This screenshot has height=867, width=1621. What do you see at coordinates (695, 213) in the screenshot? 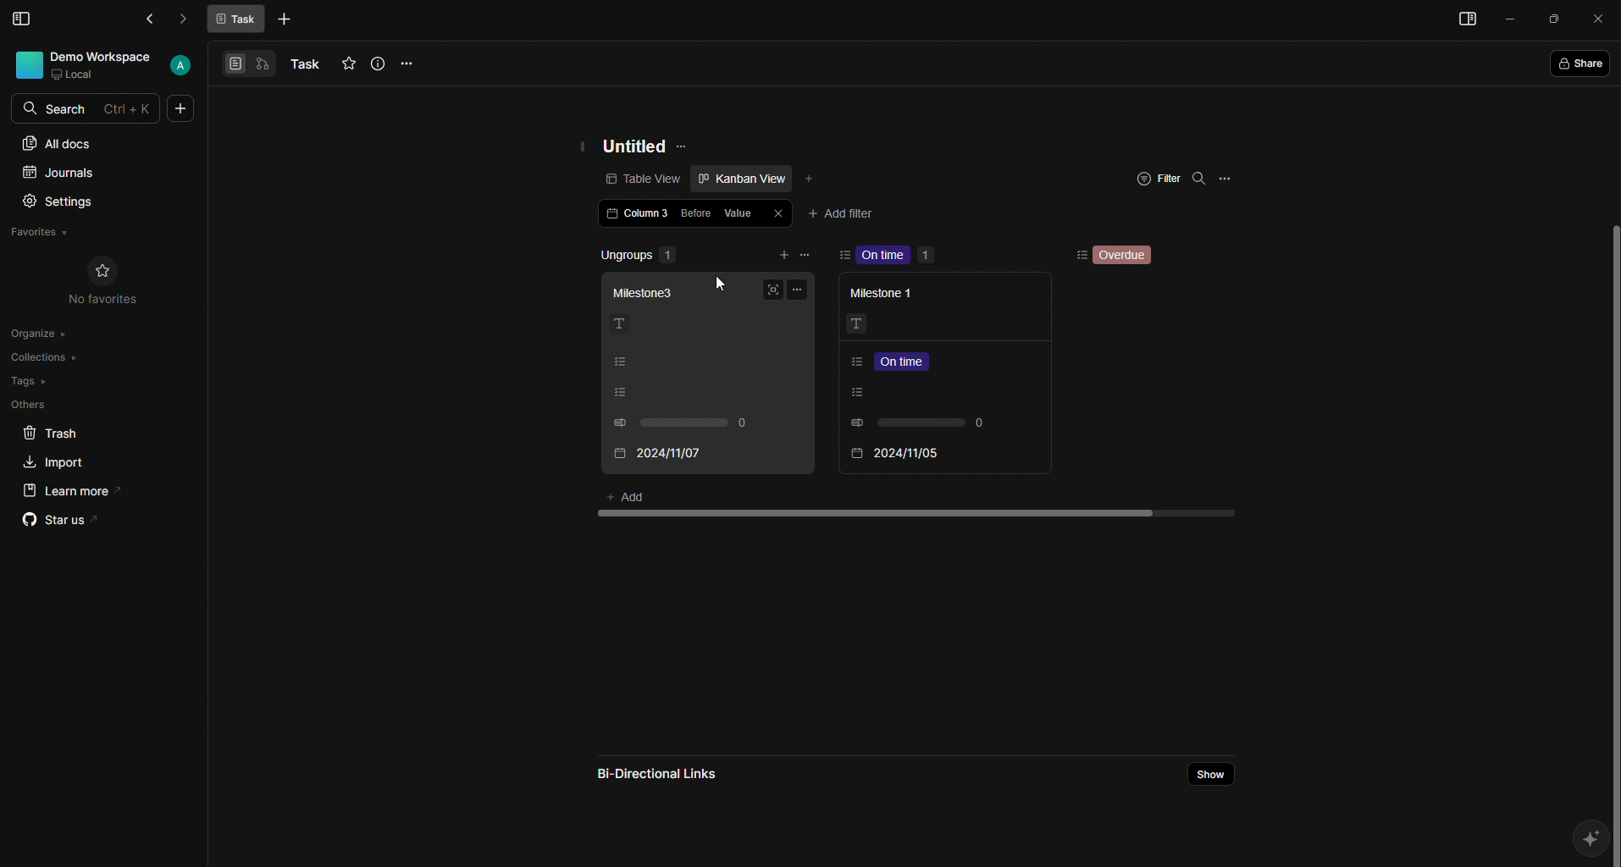
I see `Before` at bounding box center [695, 213].